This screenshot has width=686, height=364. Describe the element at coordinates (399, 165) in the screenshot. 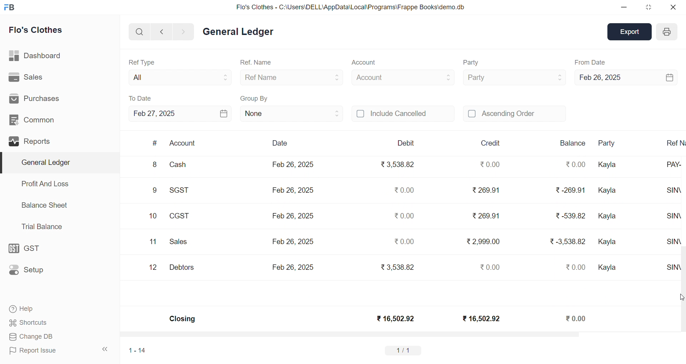

I see `₹3538.82` at that location.